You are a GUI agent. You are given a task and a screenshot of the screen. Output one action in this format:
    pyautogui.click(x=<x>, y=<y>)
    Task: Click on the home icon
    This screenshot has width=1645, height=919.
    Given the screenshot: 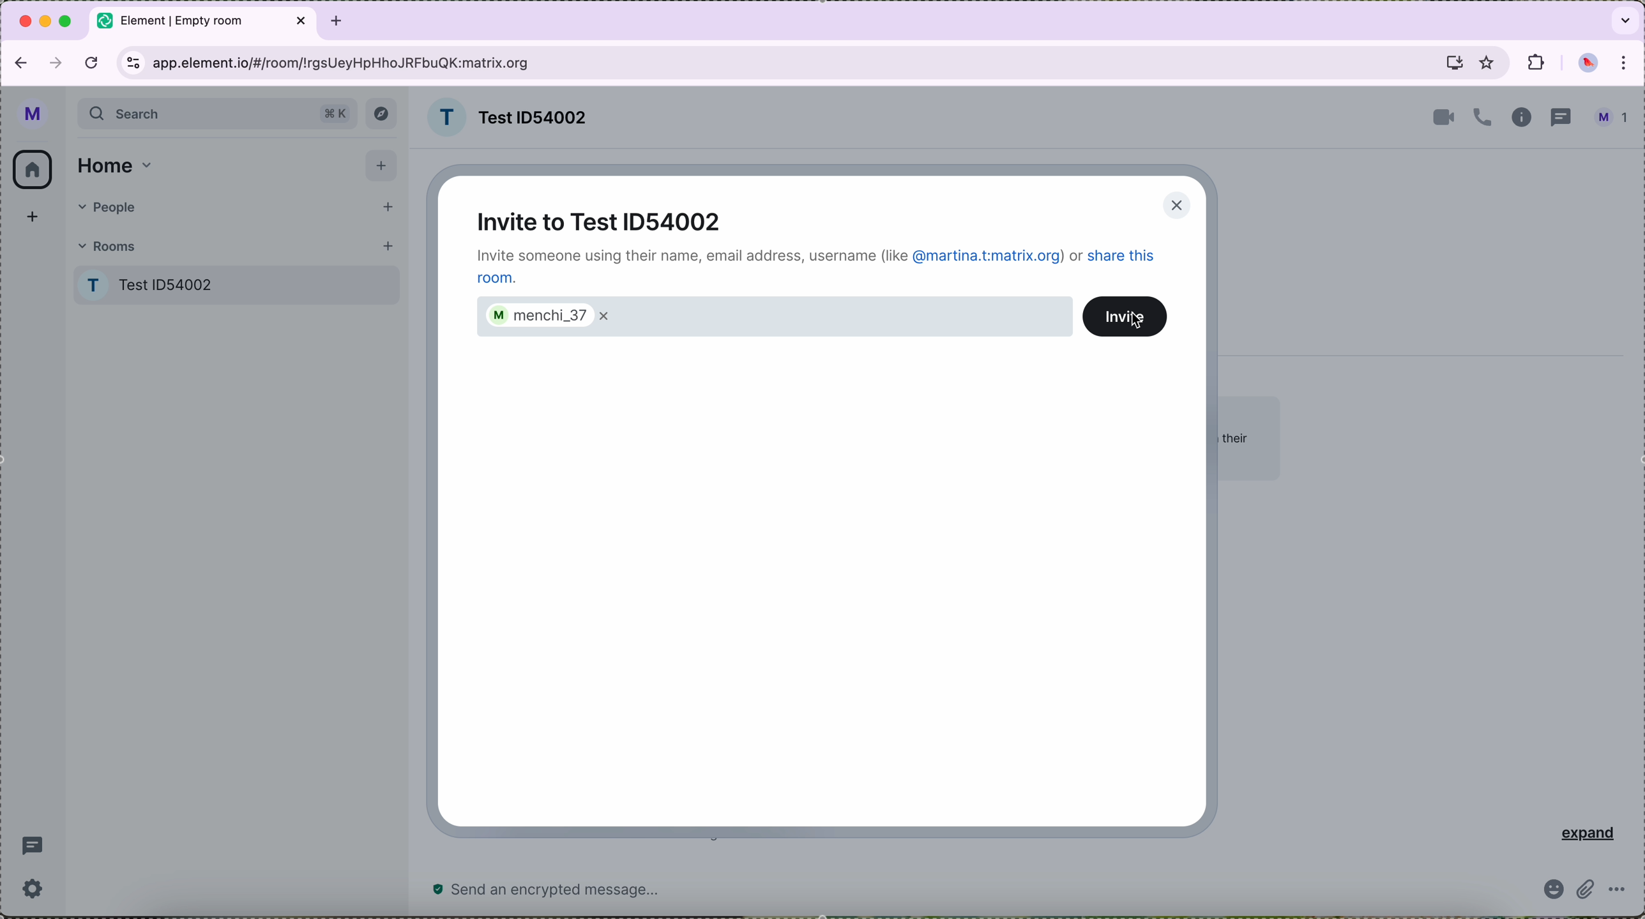 What is the action you would take?
    pyautogui.click(x=34, y=167)
    